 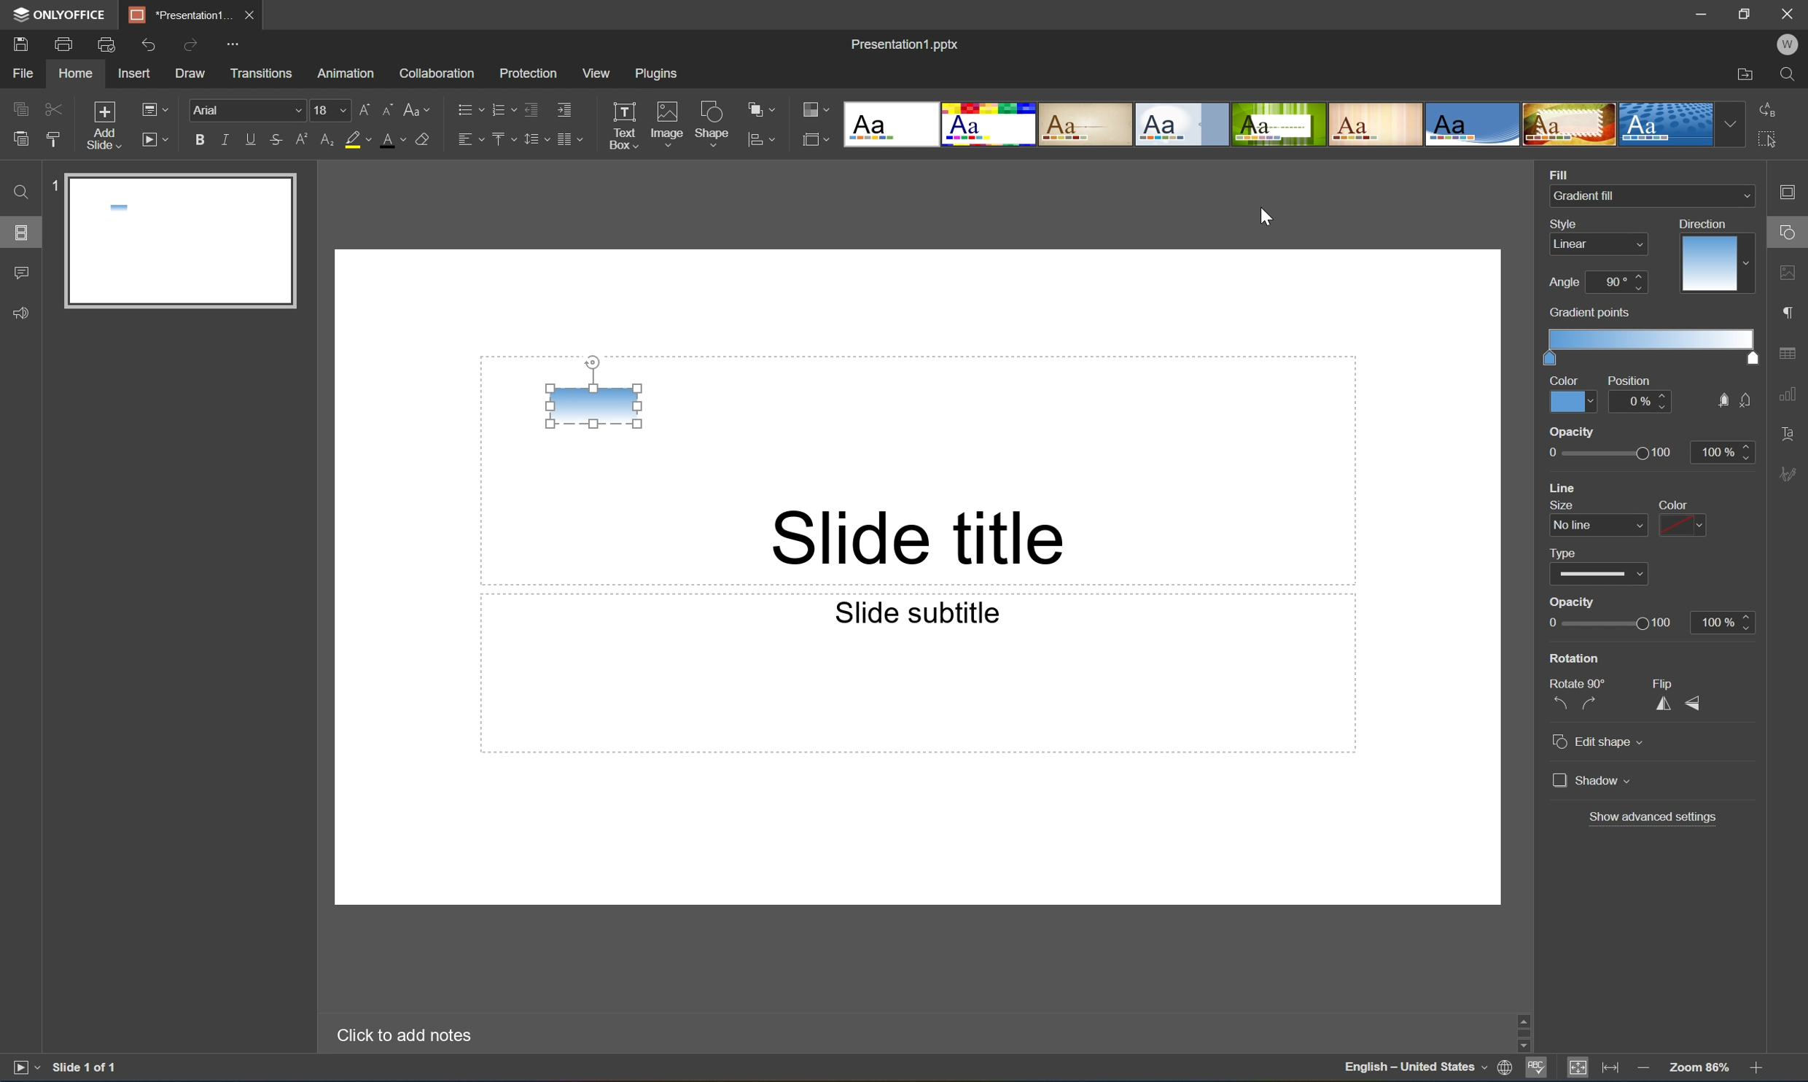 What do you see at coordinates (1788, 394) in the screenshot?
I see `chart settings` at bounding box center [1788, 394].